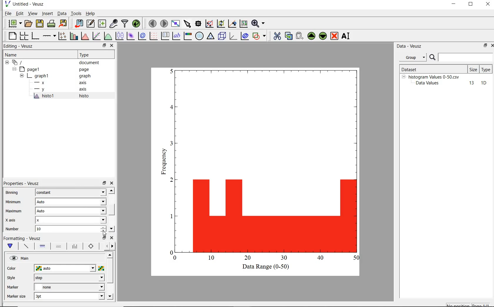 The image size is (494, 307). I want to click on polar graph, so click(199, 36).